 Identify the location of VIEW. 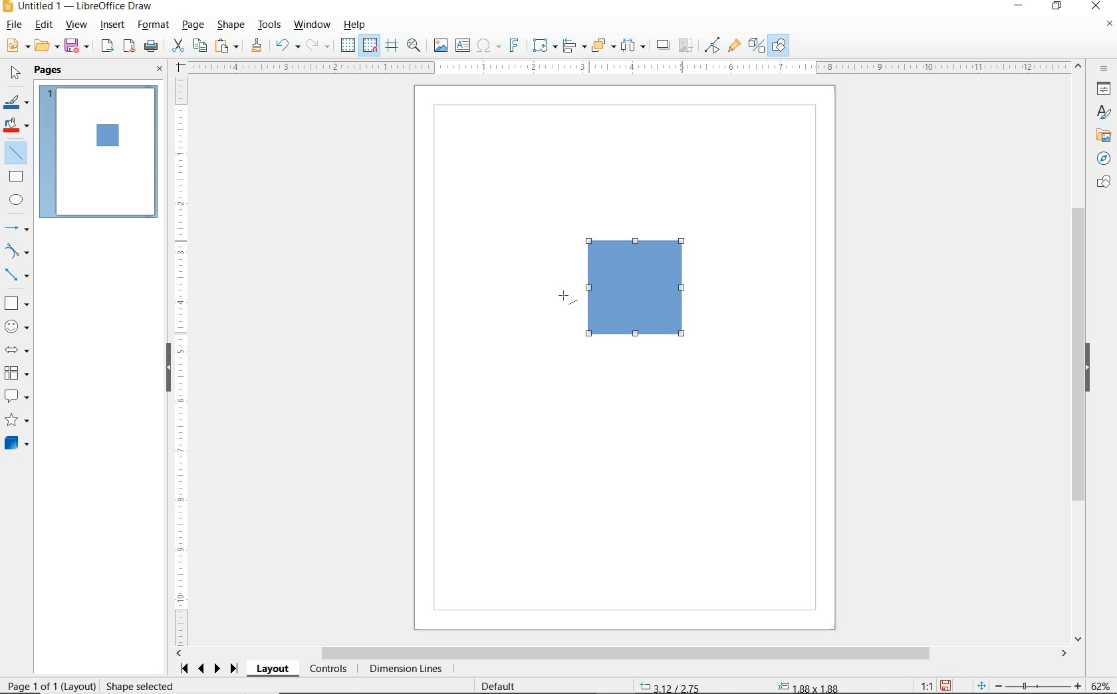
(76, 25).